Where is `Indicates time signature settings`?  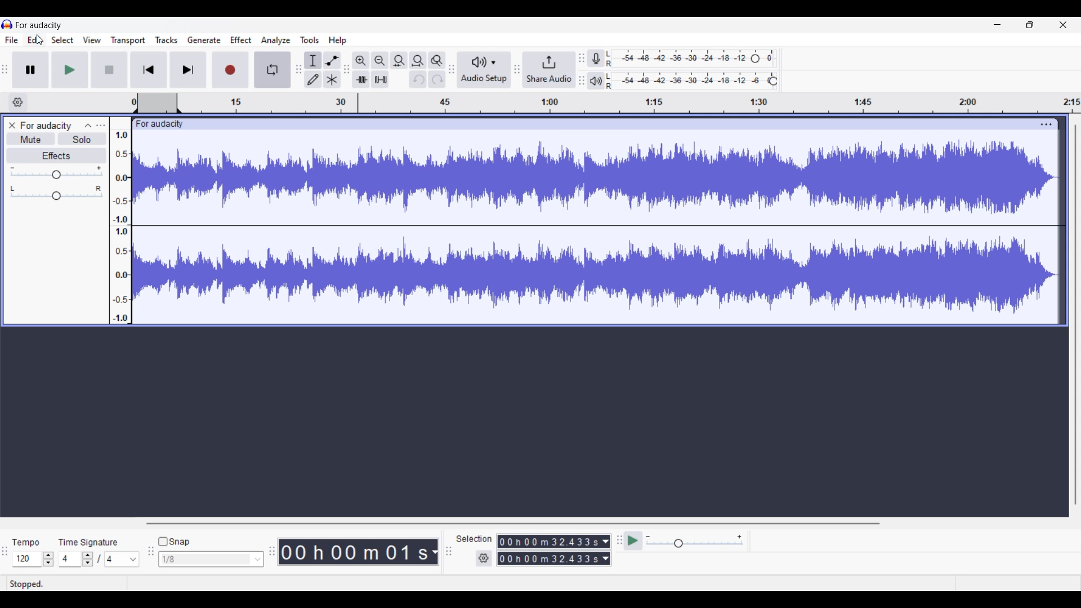
Indicates time signature settings is located at coordinates (88, 542).